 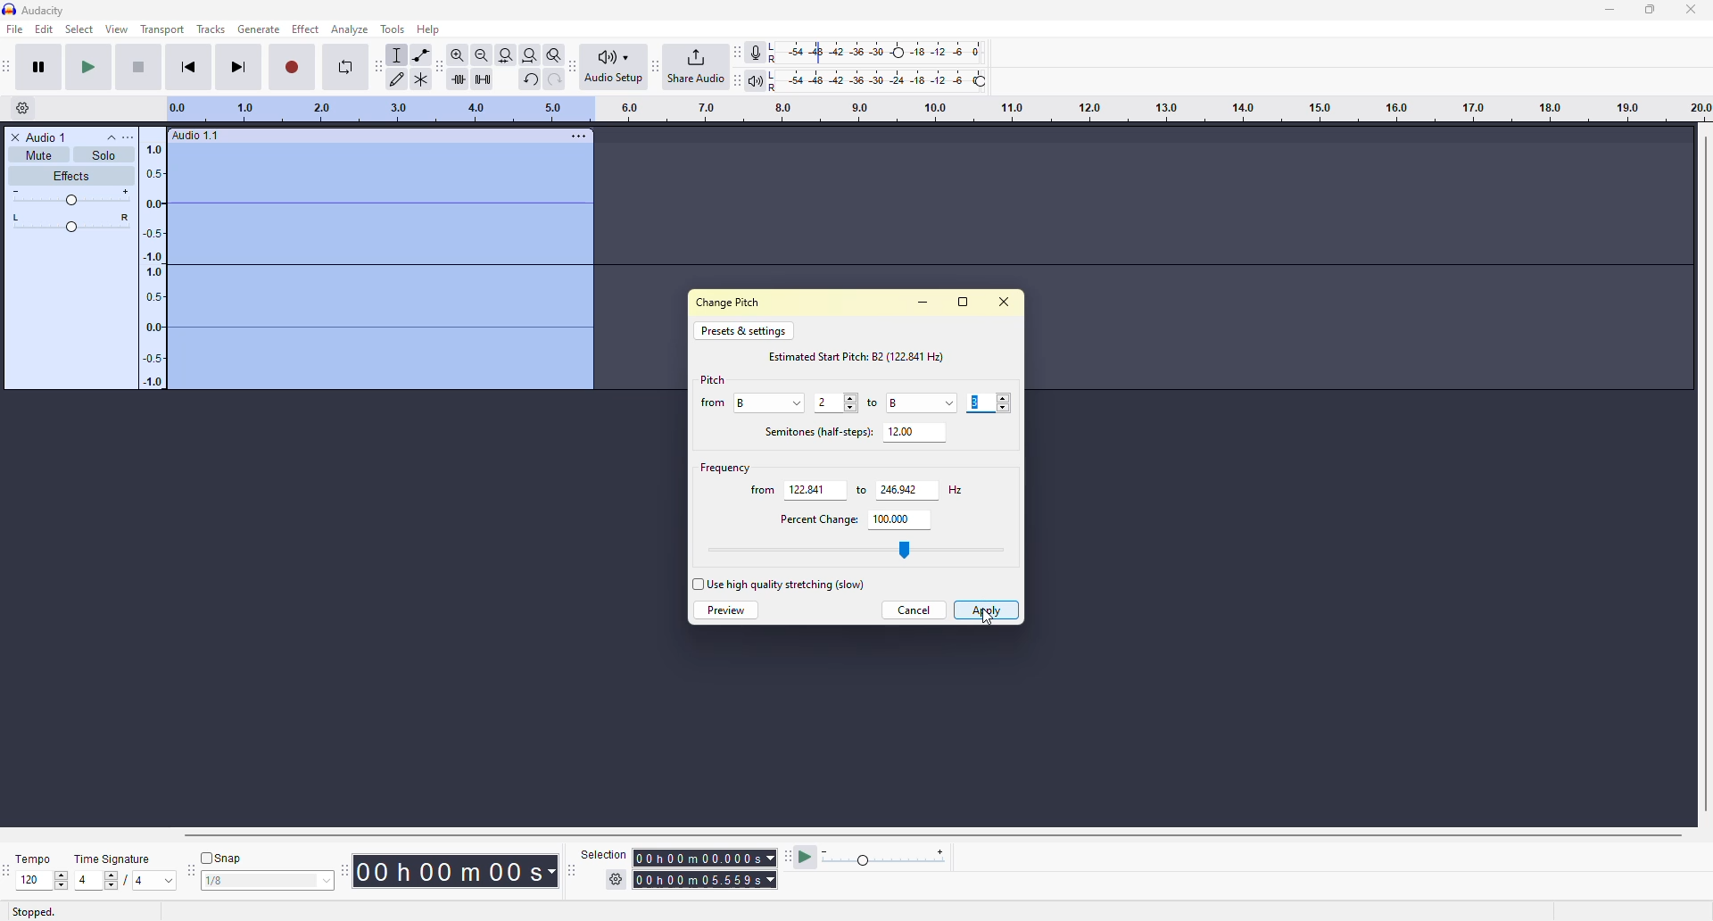 What do you see at coordinates (856, 491) in the screenshot?
I see `to` at bounding box center [856, 491].